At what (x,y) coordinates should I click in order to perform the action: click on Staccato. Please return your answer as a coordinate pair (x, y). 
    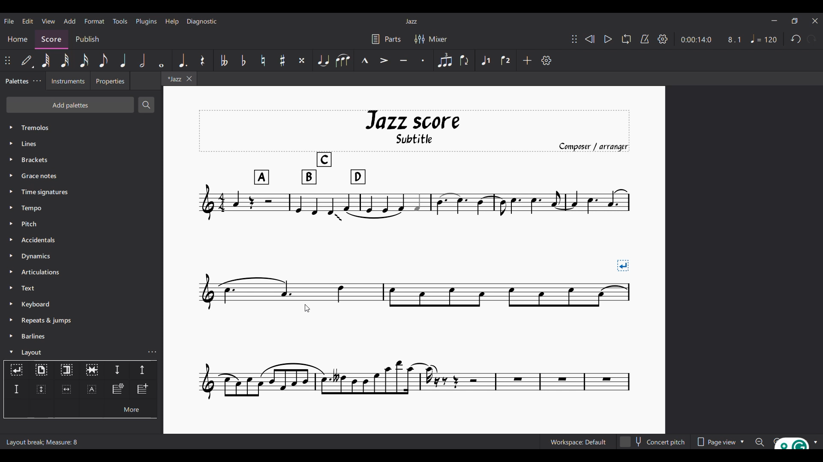
    Looking at the image, I should click on (423, 60).